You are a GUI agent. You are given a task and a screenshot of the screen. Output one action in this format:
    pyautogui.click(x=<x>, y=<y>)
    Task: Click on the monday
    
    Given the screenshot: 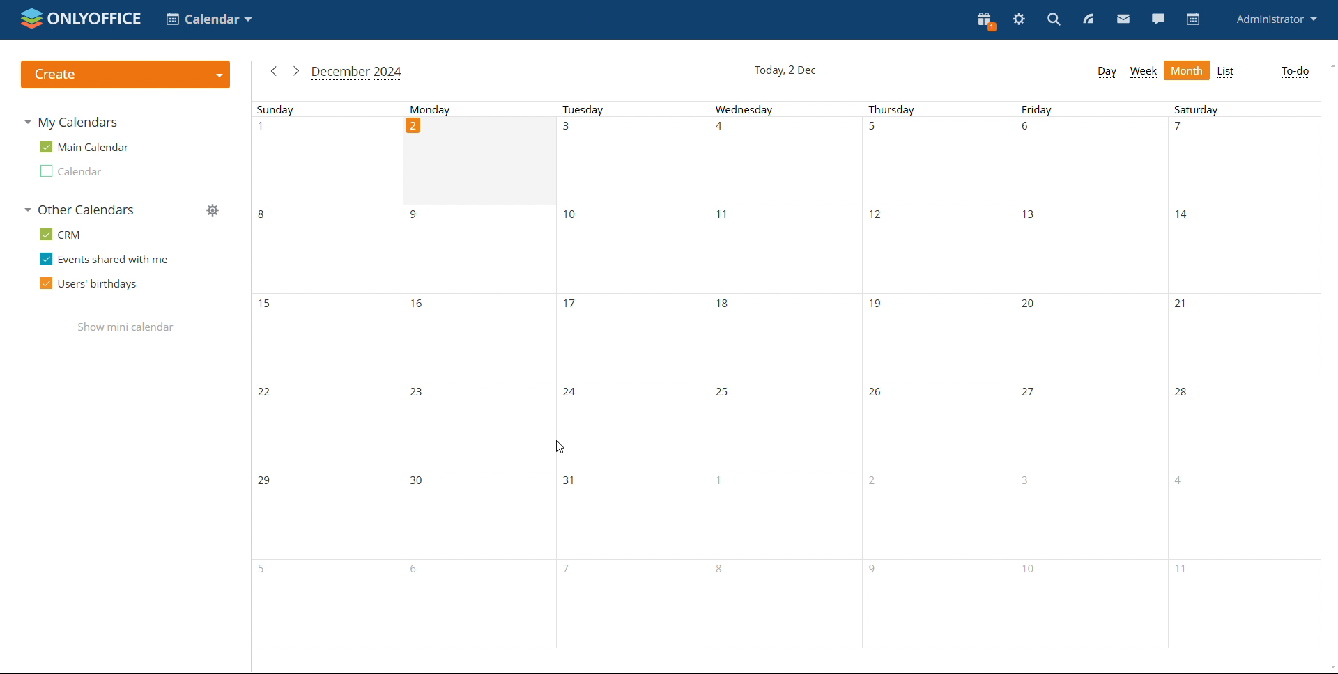 What is the action you would take?
    pyautogui.click(x=478, y=375)
    